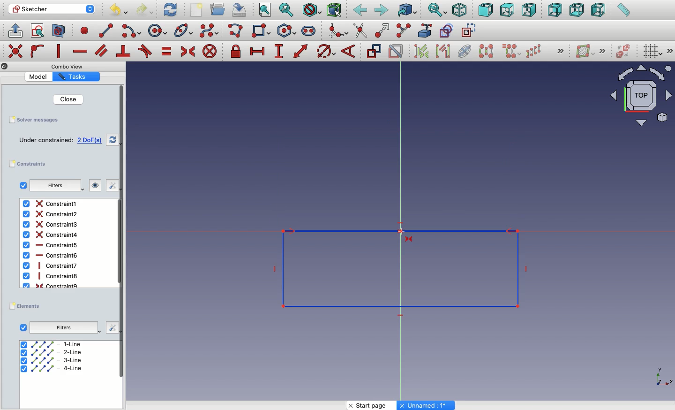  Describe the element at coordinates (15, 30) in the screenshot. I see `leave sketch` at that location.